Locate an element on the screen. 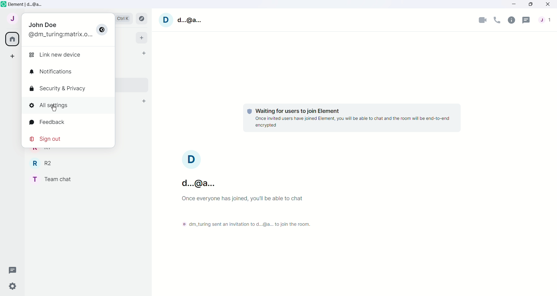  Threads is located at coordinates (527, 21).